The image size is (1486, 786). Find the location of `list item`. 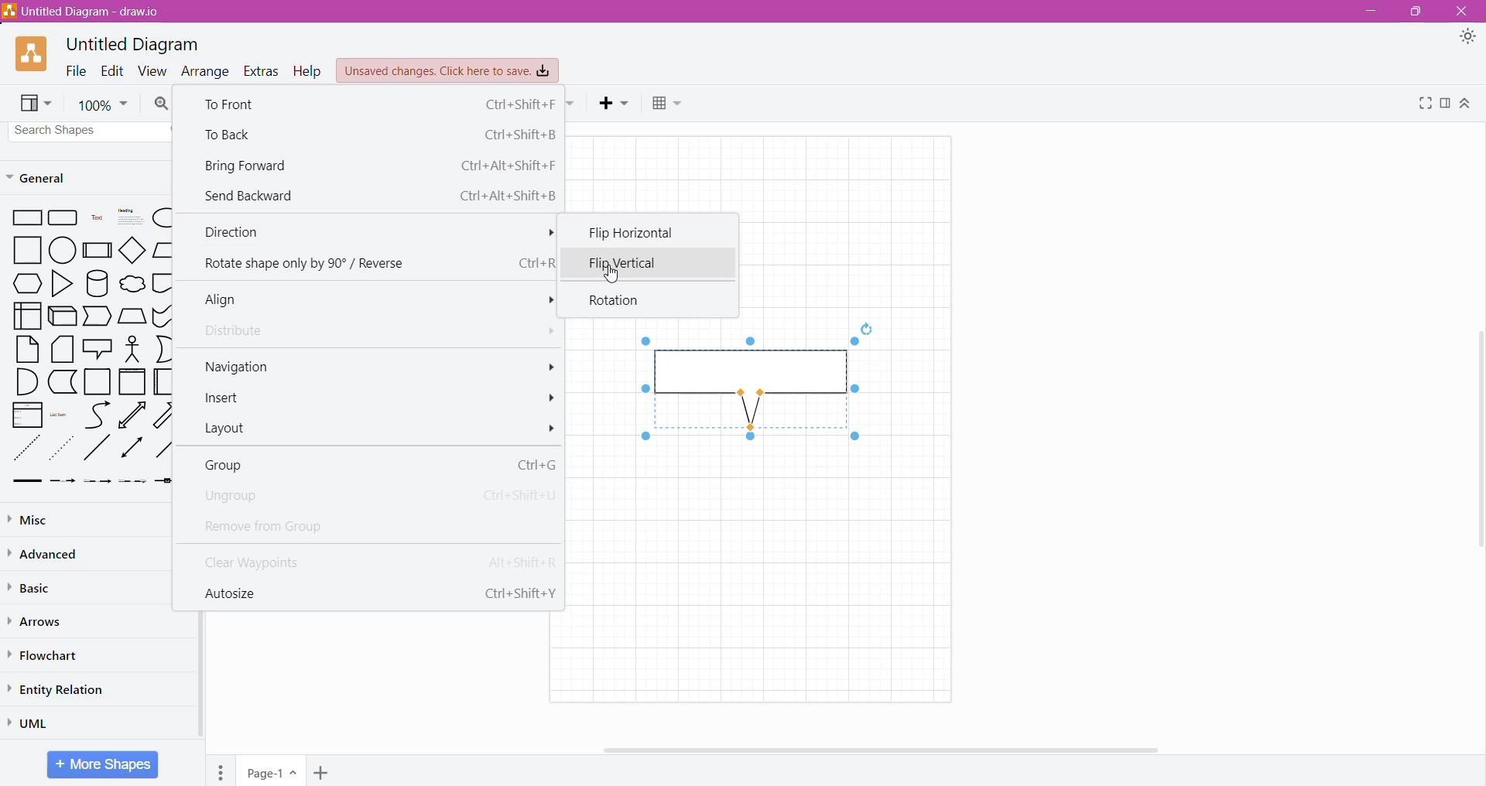

list item is located at coordinates (62, 414).